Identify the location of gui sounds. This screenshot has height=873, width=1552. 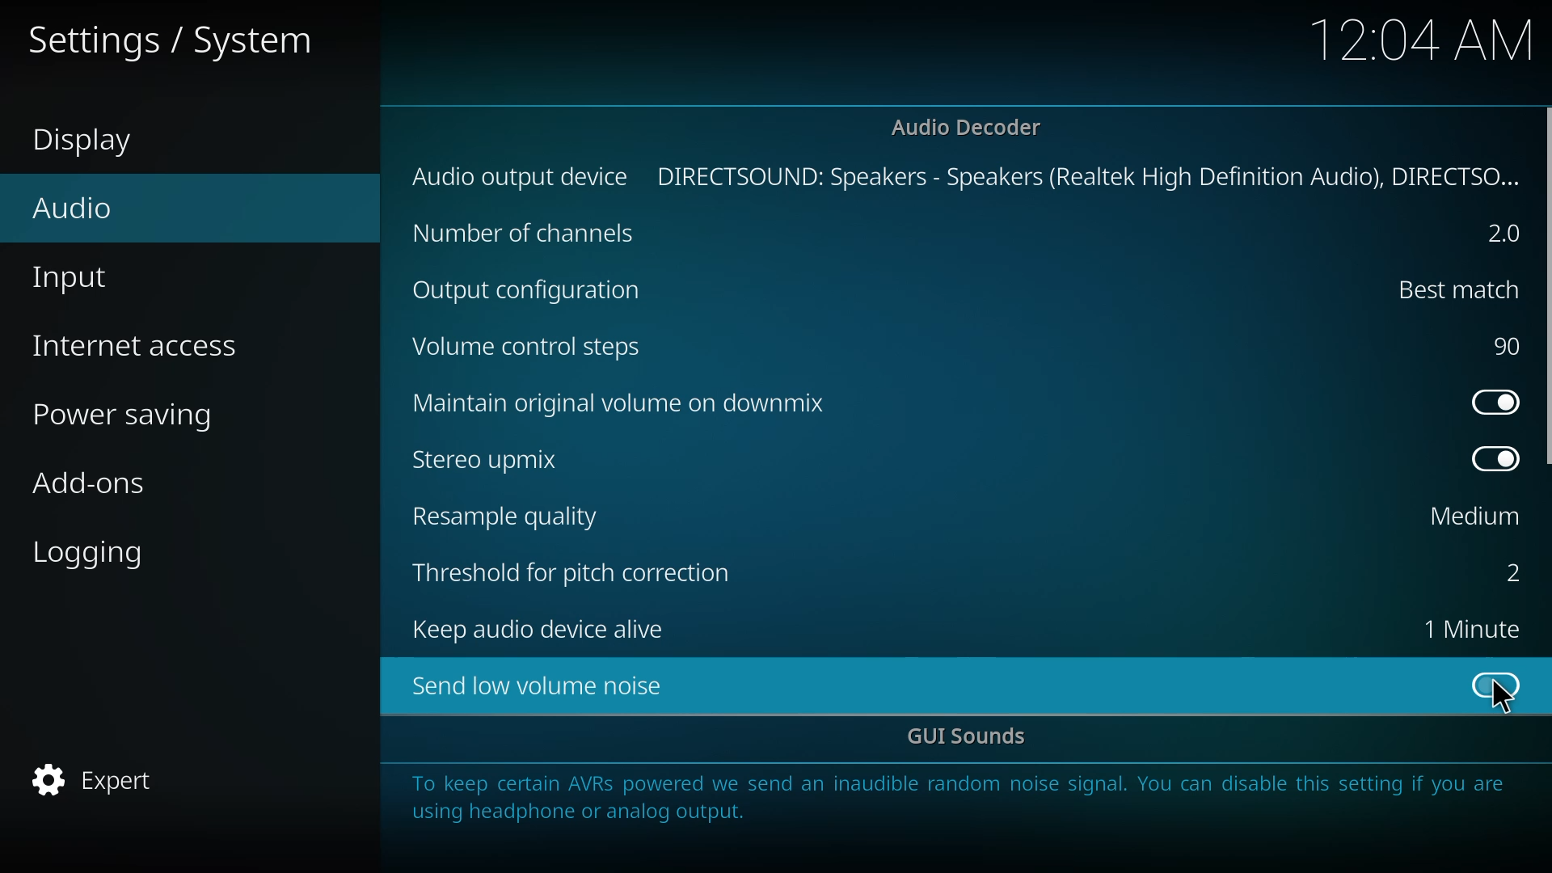
(971, 738).